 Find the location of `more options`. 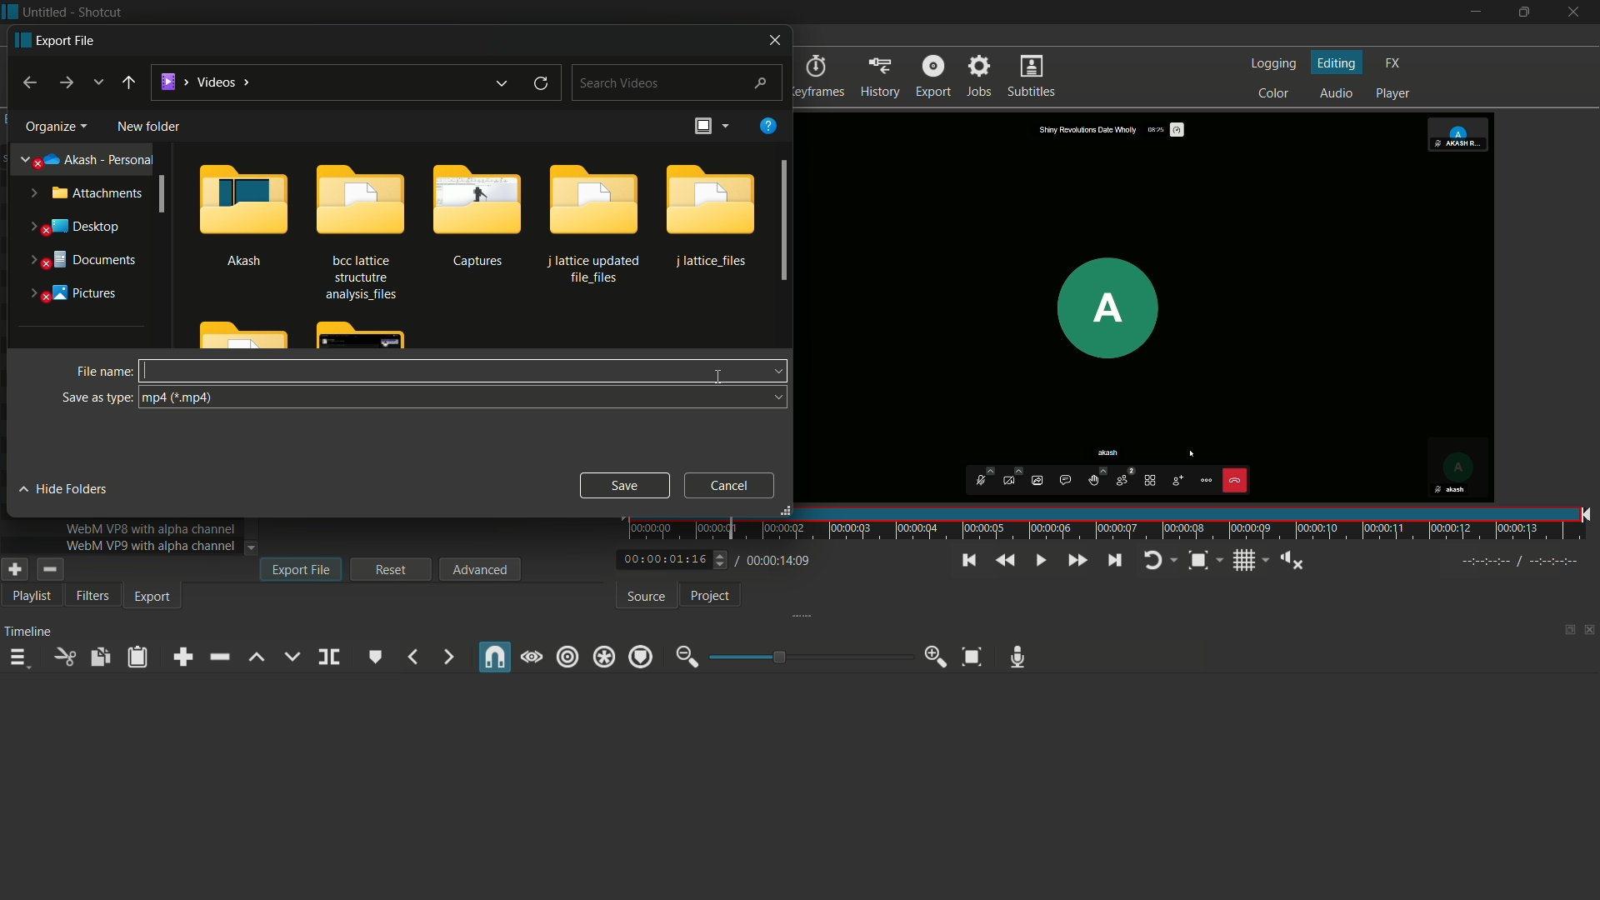

more options is located at coordinates (726, 125).